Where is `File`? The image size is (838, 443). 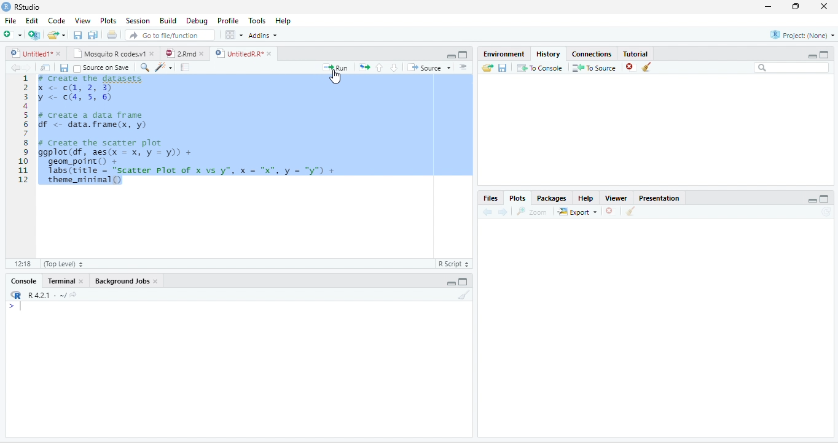 File is located at coordinates (11, 20).